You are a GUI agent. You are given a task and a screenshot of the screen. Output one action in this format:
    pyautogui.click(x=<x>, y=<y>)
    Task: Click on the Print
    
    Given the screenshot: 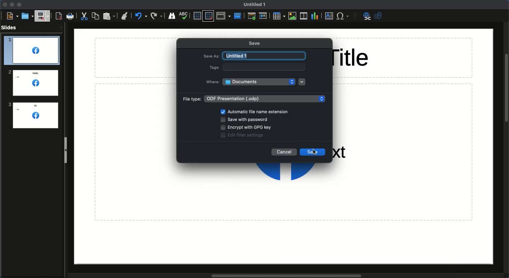 What is the action you would take?
    pyautogui.click(x=70, y=16)
    